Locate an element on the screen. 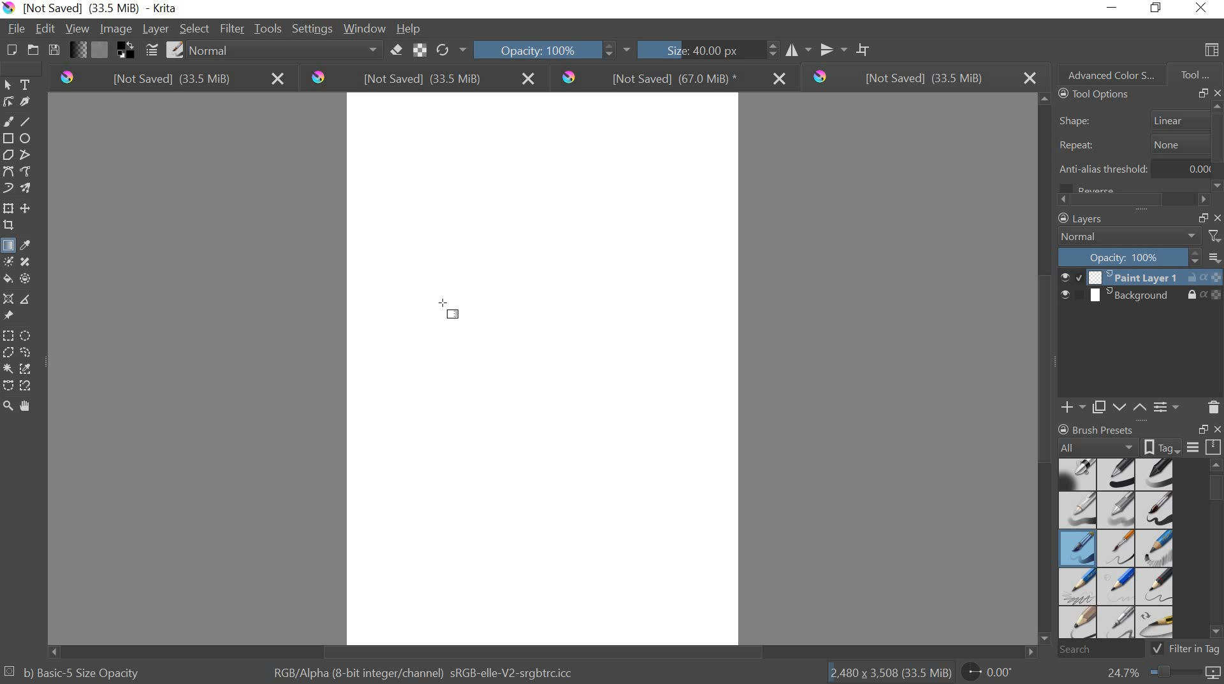 The width and height of the screenshot is (1224, 684). BACKGROUND is located at coordinates (1140, 297).